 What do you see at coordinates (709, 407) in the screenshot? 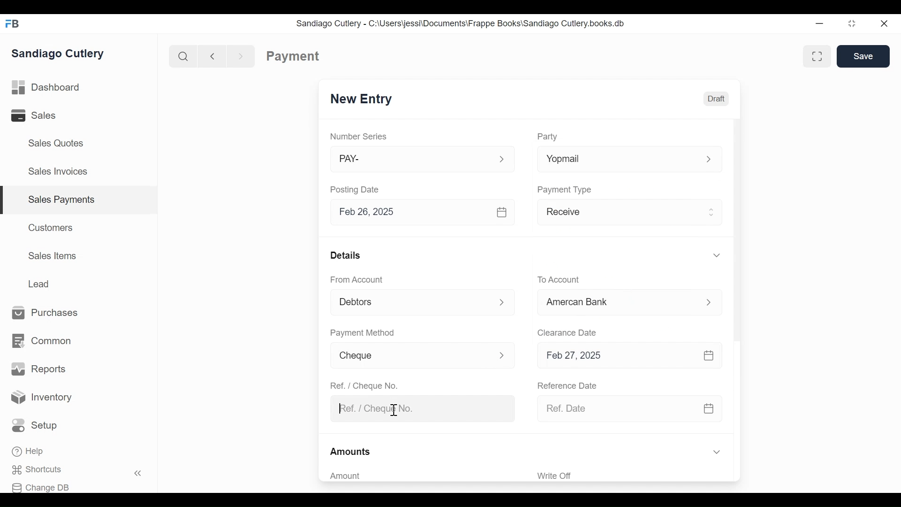
I see `Calendar` at bounding box center [709, 407].